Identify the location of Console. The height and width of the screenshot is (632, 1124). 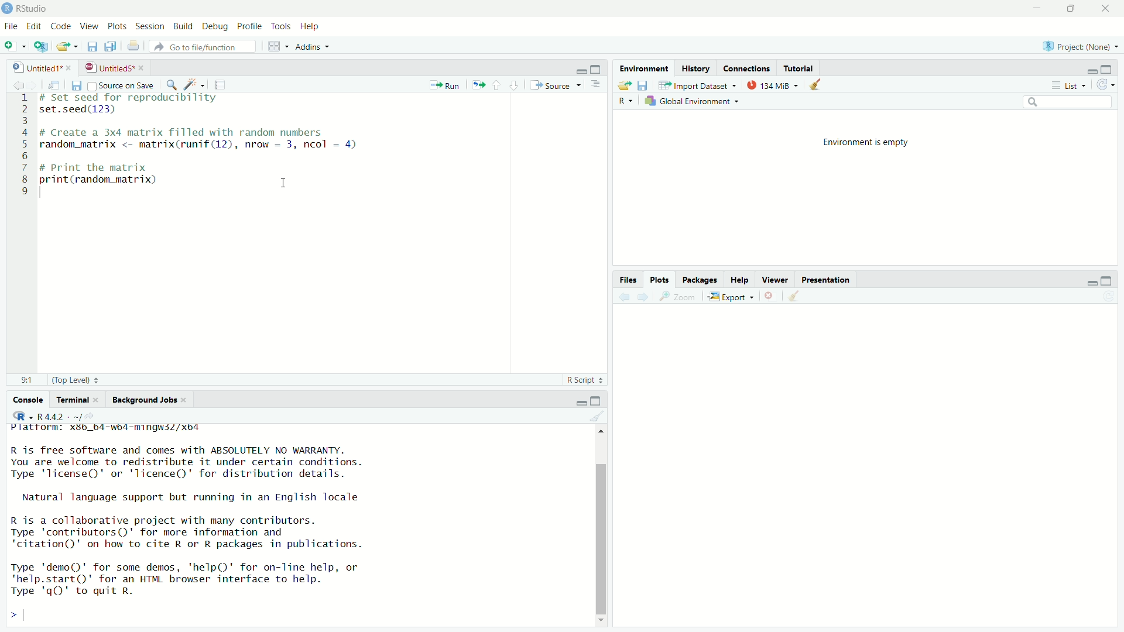
(28, 398).